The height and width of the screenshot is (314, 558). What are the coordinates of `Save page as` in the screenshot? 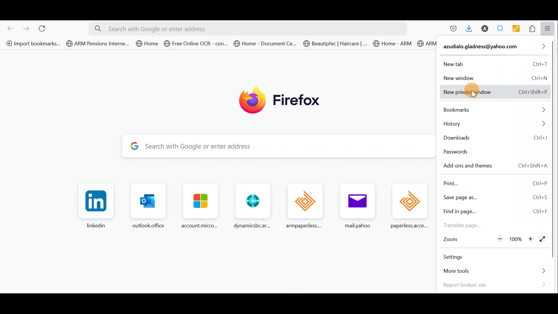 It's located at (495, 197).